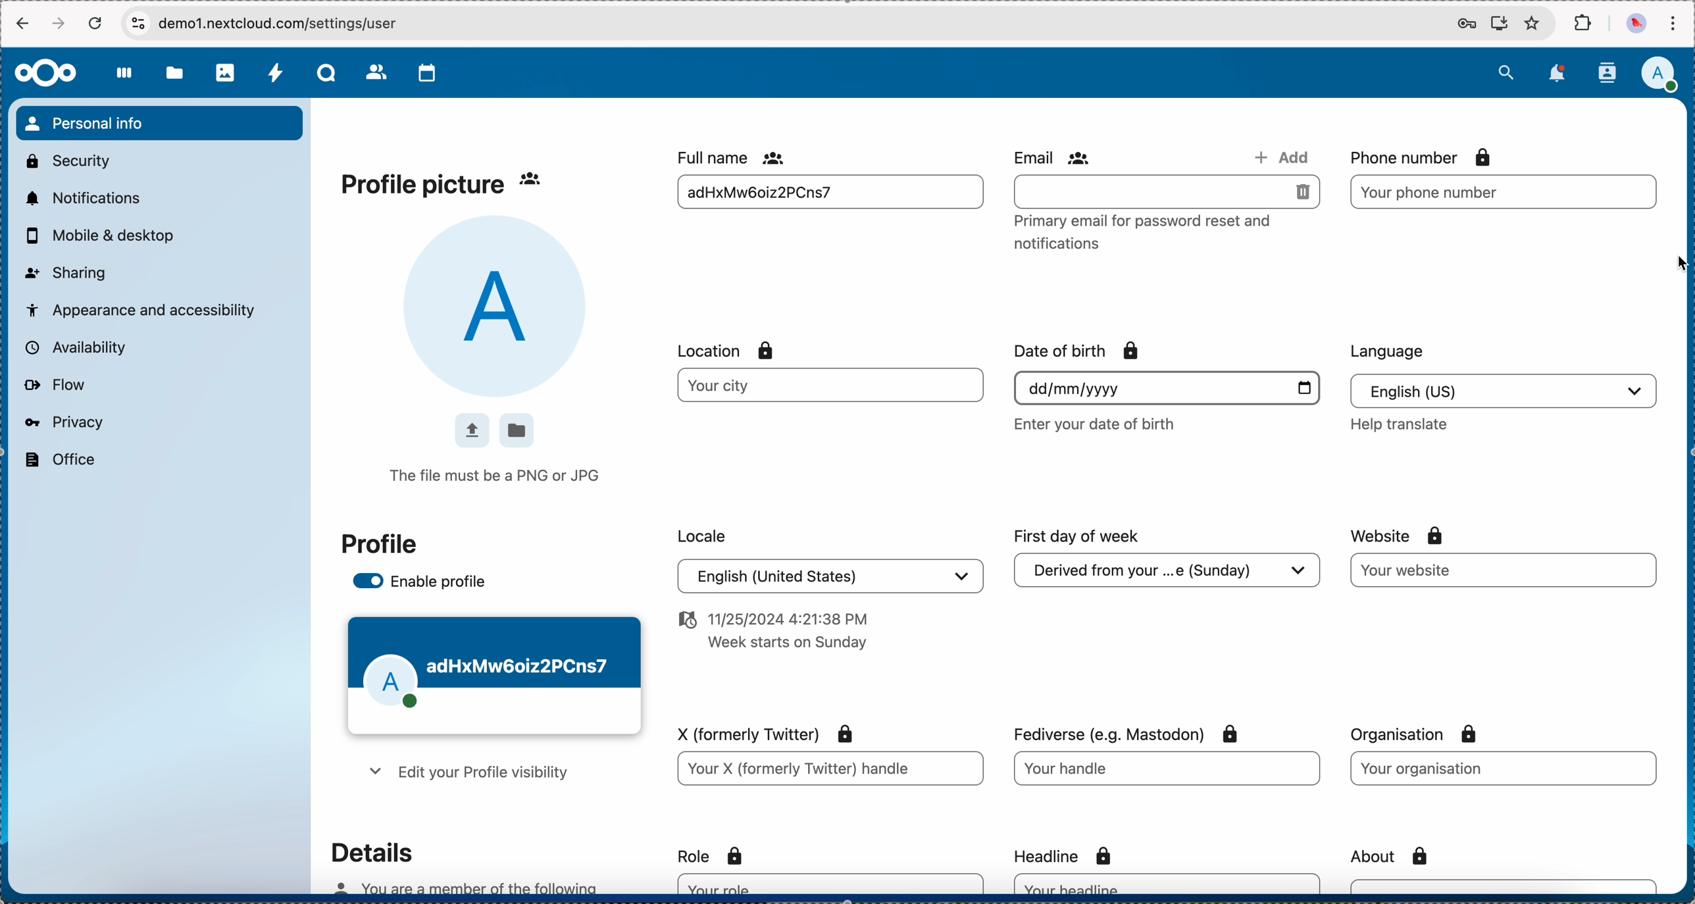 This screenshot has height=904, width=1695. What do you see at coordinates (774, 630) in the screenshot?
I see `note` at bounding box center [774, 630].